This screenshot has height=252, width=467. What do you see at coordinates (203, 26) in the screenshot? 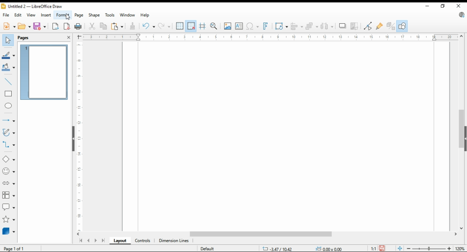
I see `helplines while moving` at bounding box center [203, 26].